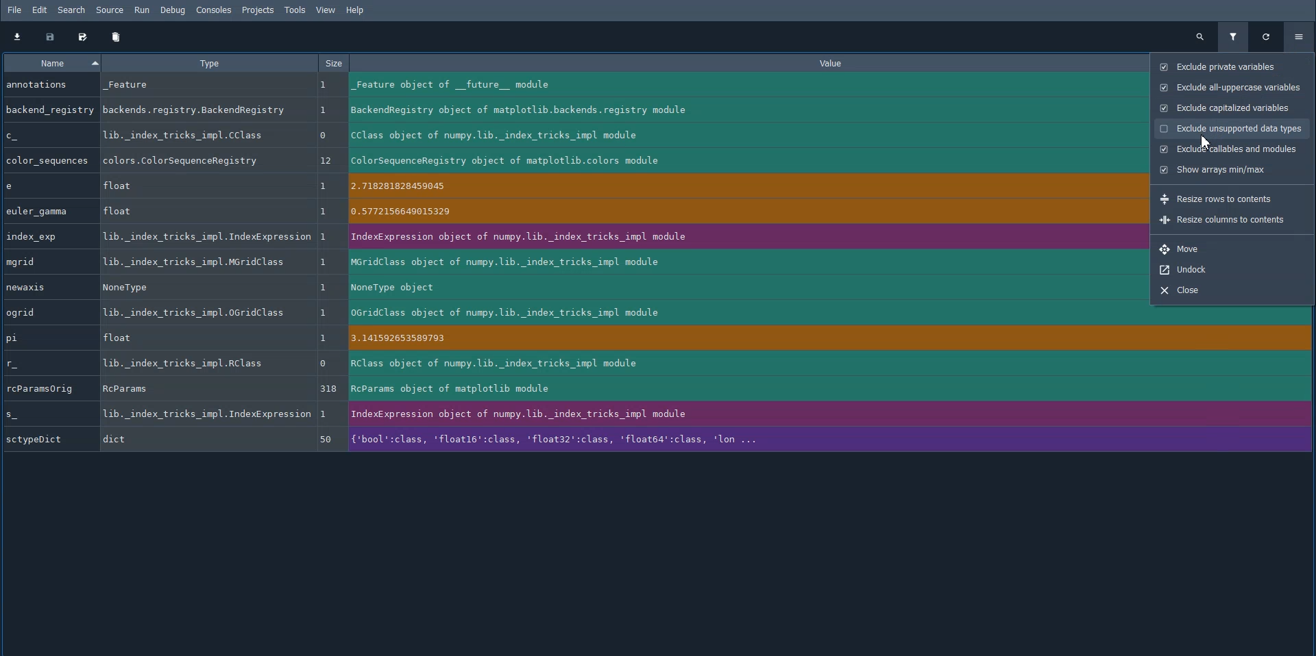  I want to click on Copy data, so click(49, 37).